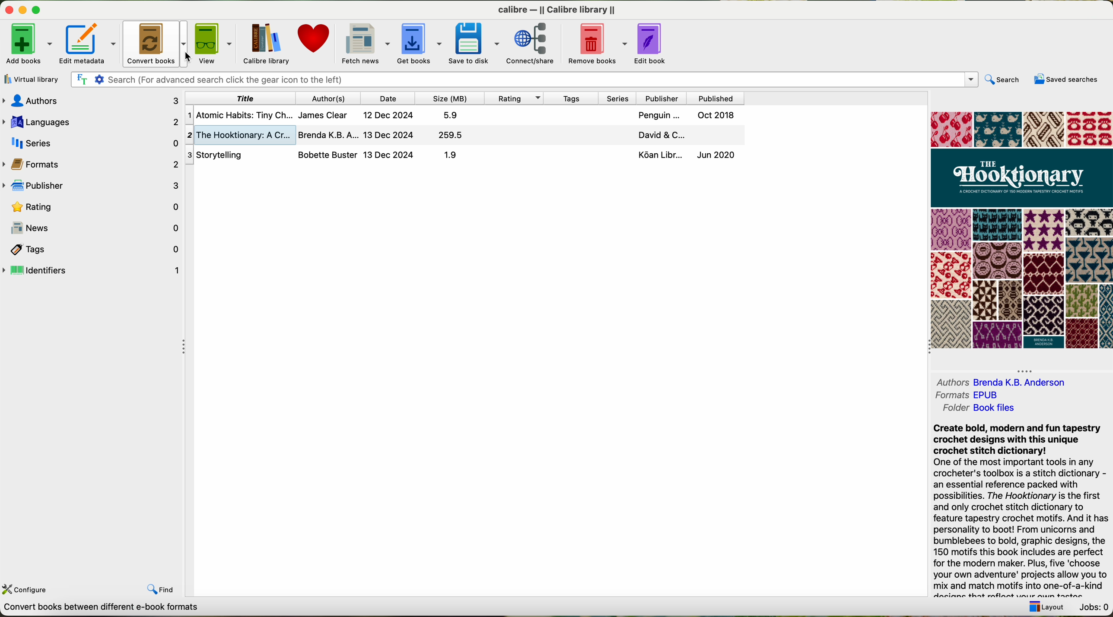  I want to click on tags, so click(574, 98).